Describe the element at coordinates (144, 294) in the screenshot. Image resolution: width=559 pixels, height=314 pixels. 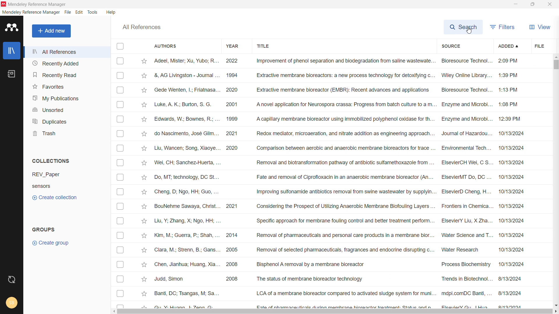
I see `Add to favourites` at that location.